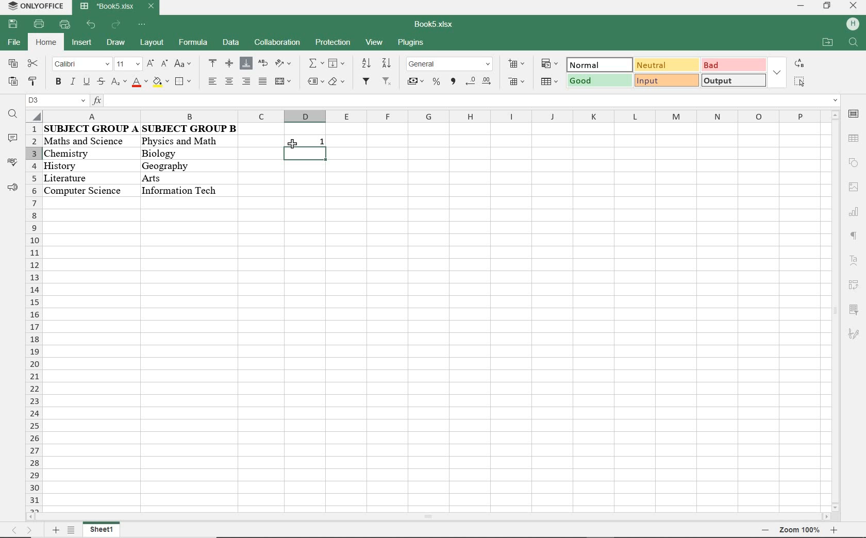  Describe the element at coordinates (454, 81) in the screenshot. I see `comma style` at that location.